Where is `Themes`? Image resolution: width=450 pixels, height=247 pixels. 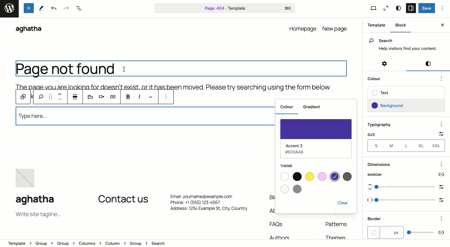
Themes is located at coordinates (337, 236).